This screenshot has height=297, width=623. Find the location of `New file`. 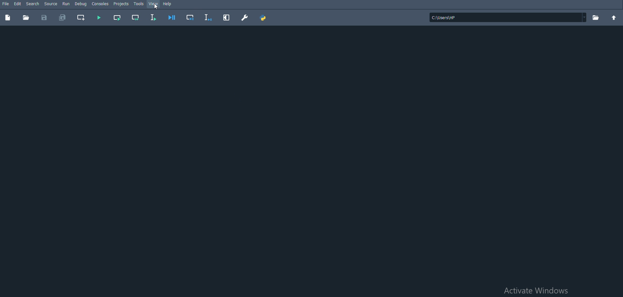

New file is located at coordinates (7, 18).